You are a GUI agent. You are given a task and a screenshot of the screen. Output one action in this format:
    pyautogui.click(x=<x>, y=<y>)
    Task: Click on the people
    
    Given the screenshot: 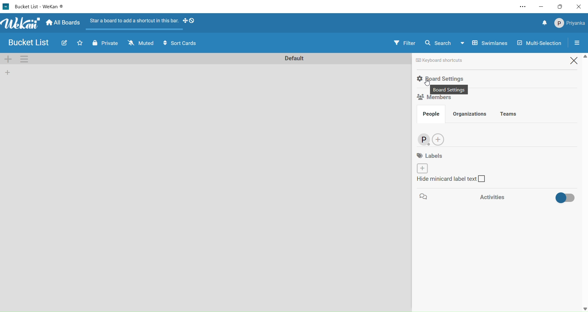 What is the action you would take?
    pyautogui.click(x=432, y=114)
    